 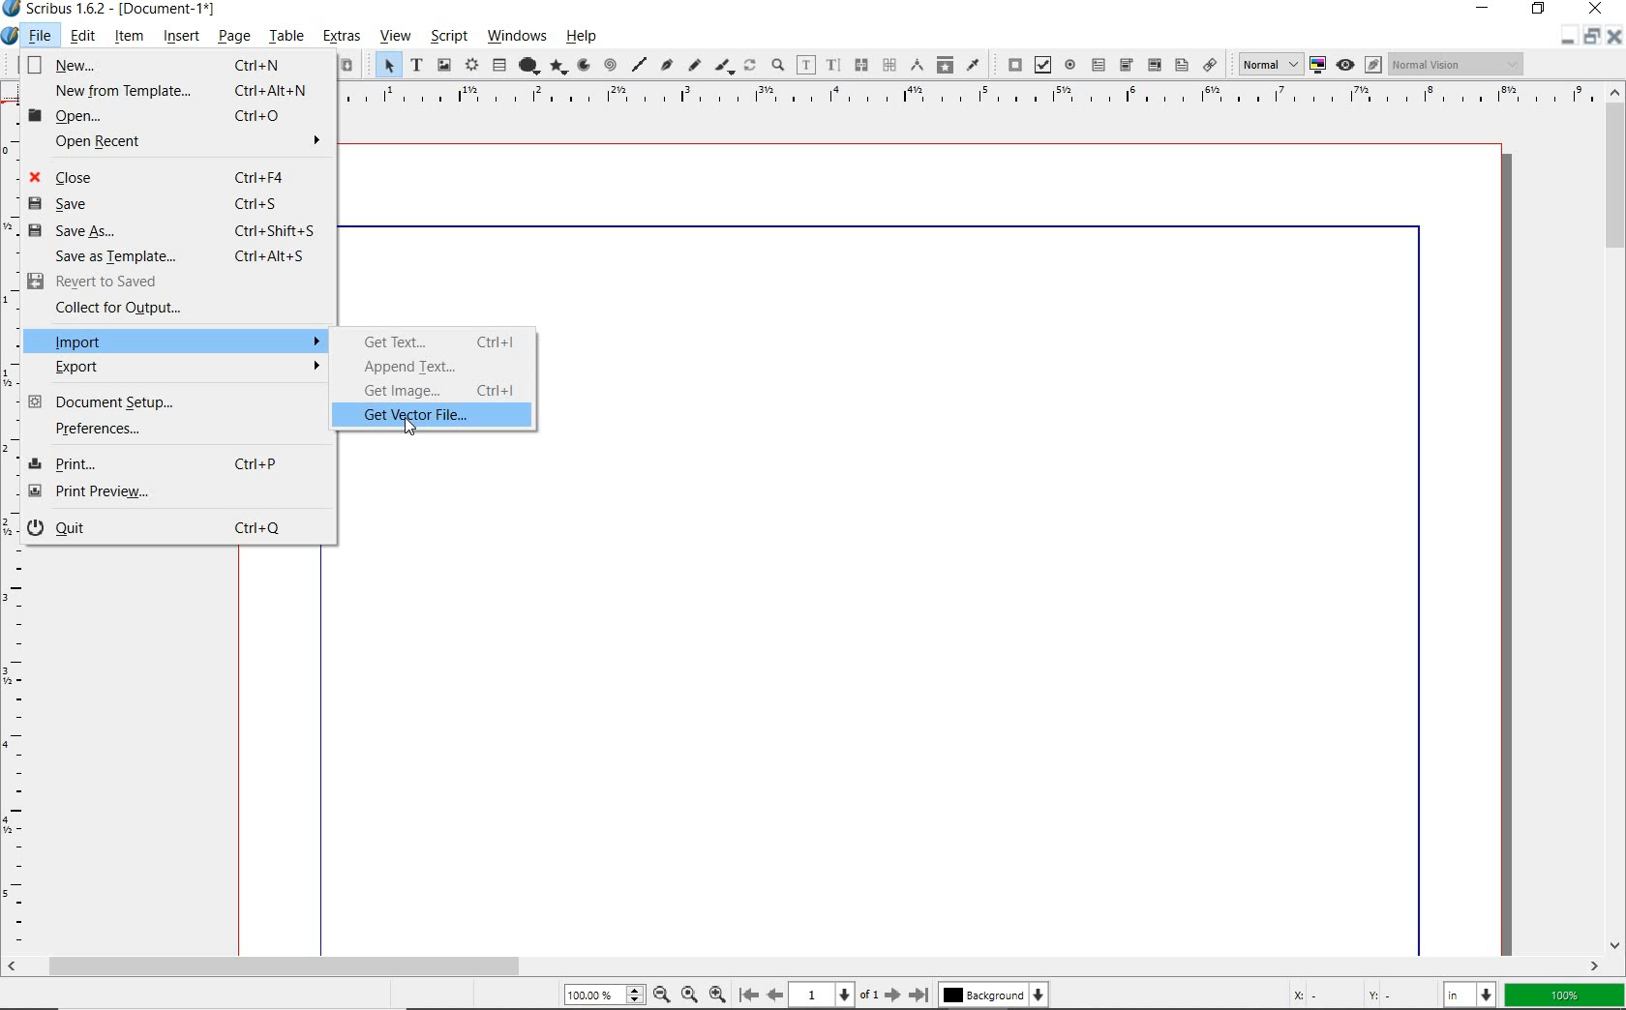 What do you see at coordinates (438, 420) in the screenshot?
I see `get vector file...` at bounding box center [438, 420].